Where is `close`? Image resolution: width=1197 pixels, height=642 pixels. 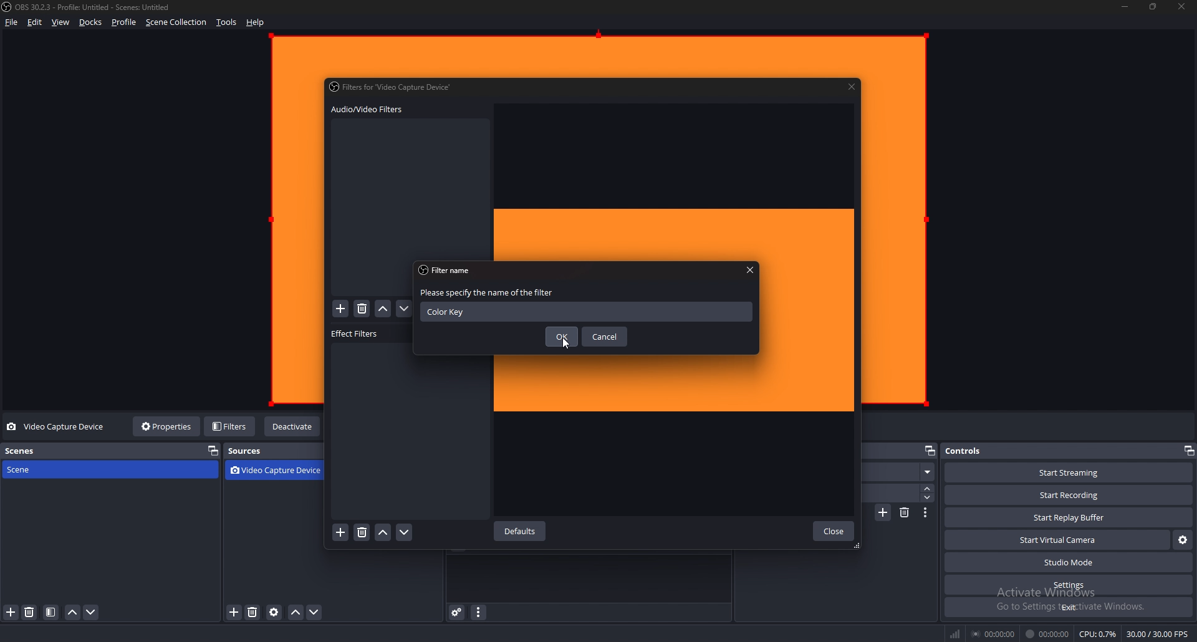
close is located at coordinates (852, 86).